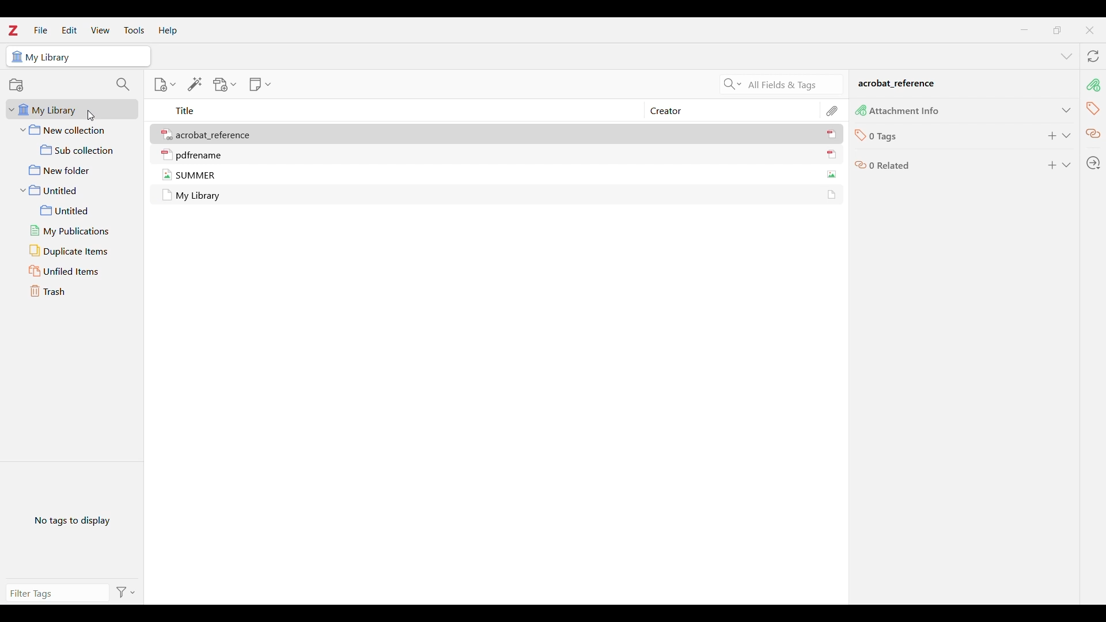 Image resolution: width=1106 pixels, height=622 pixels. What do you see at coordinates (168, 30) in the screenshot?
I see `Help menu` at bounding box center [168, 30].